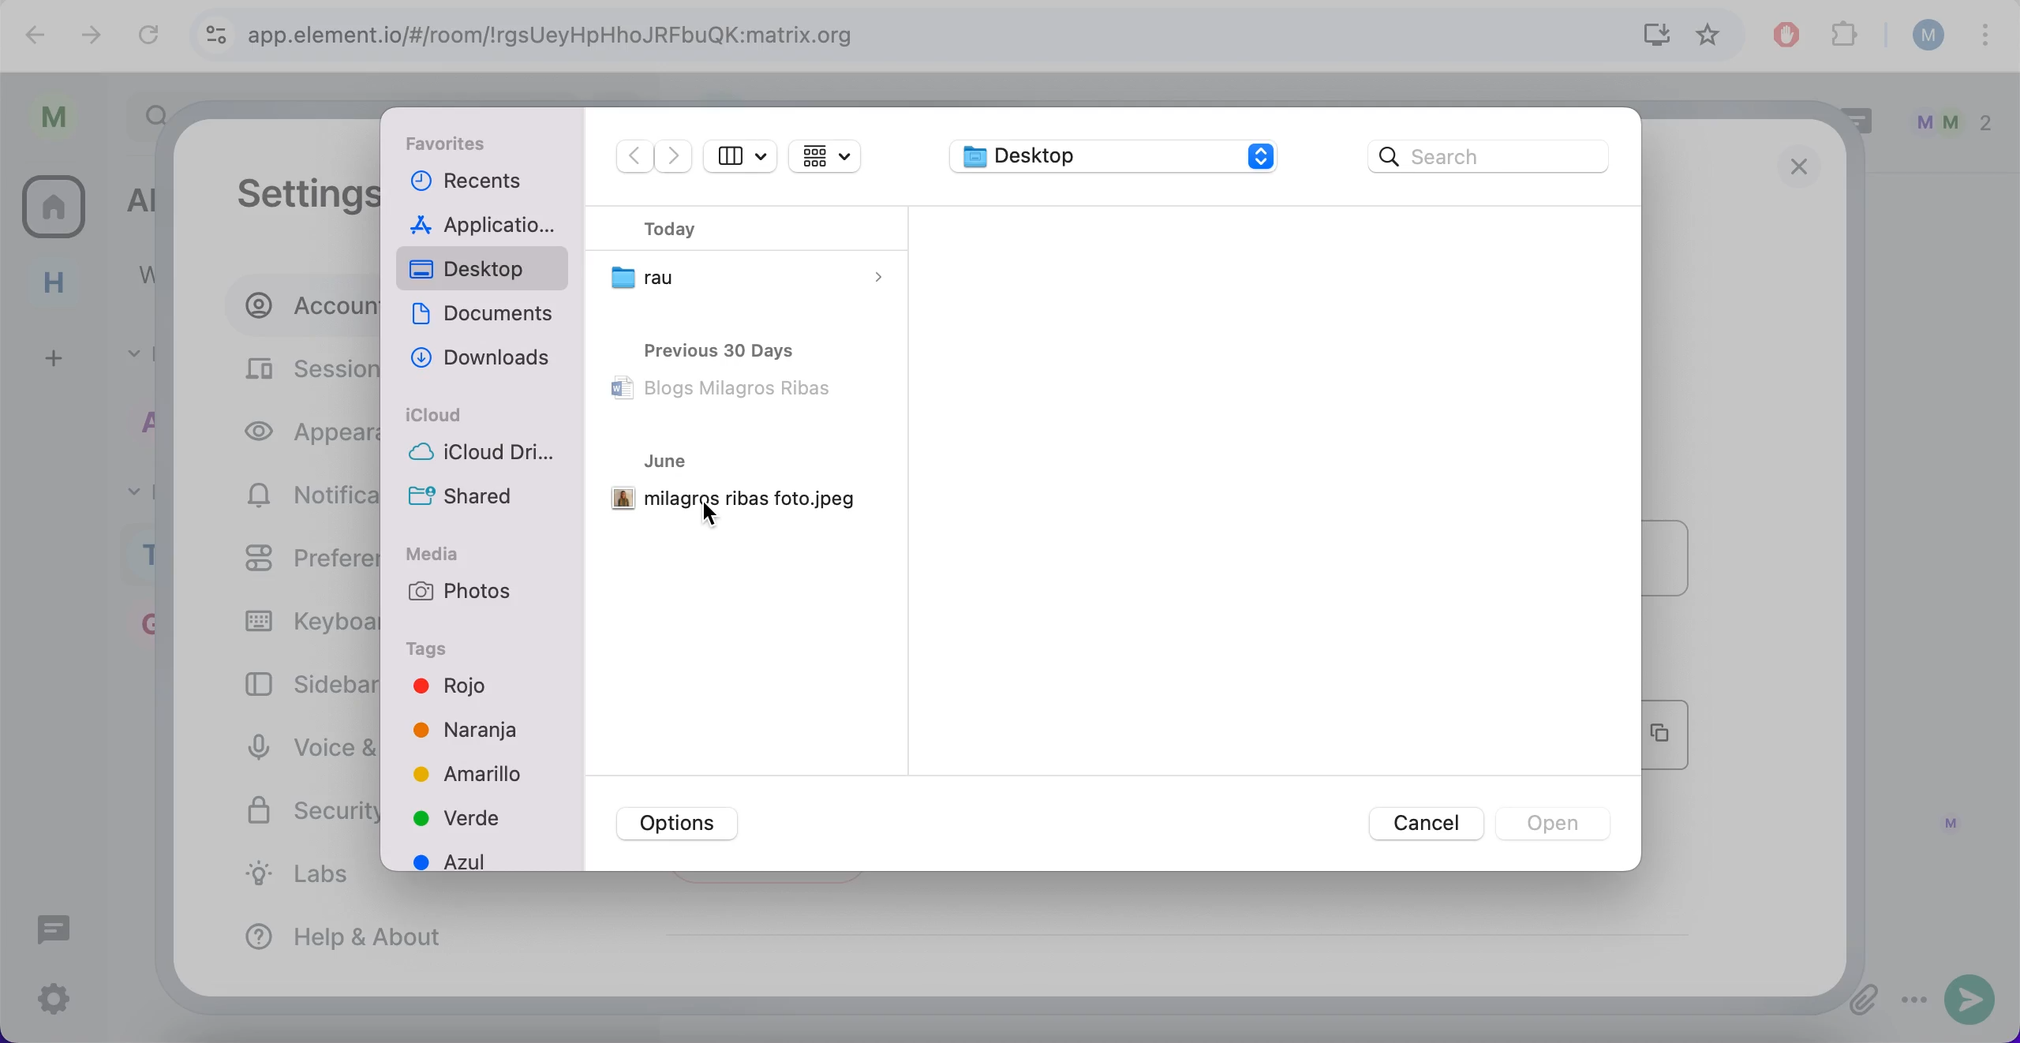 This screenshot has width=2020, height=1043. I want to click on more options, so click(1984, 34).